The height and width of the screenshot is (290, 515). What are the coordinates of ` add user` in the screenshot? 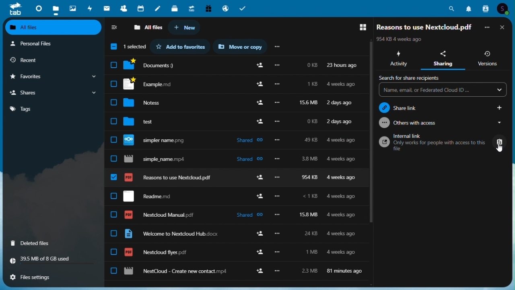 It's located at (259, 101).